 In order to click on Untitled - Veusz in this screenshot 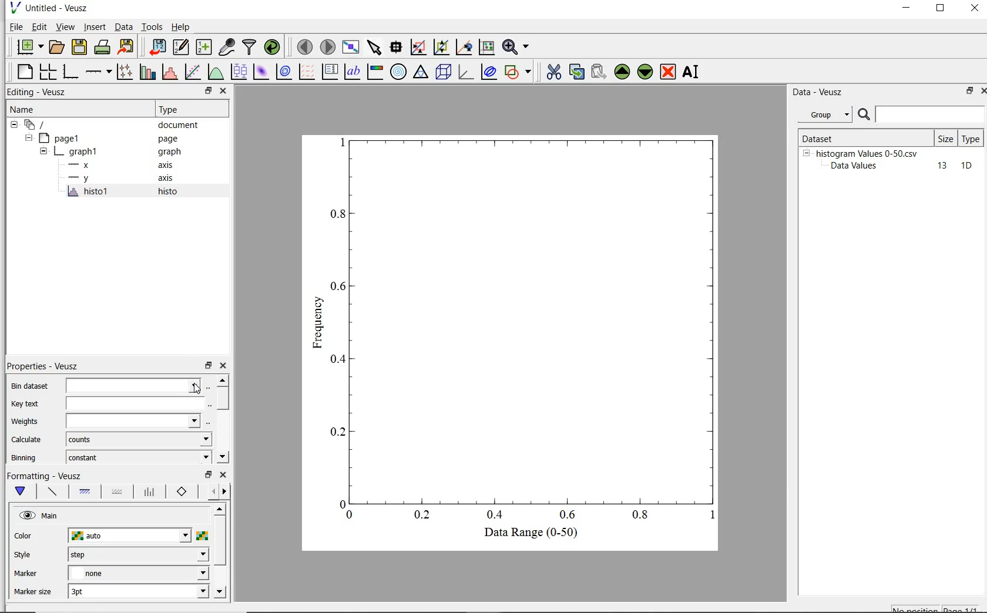, I will do `click(59, 8)`.